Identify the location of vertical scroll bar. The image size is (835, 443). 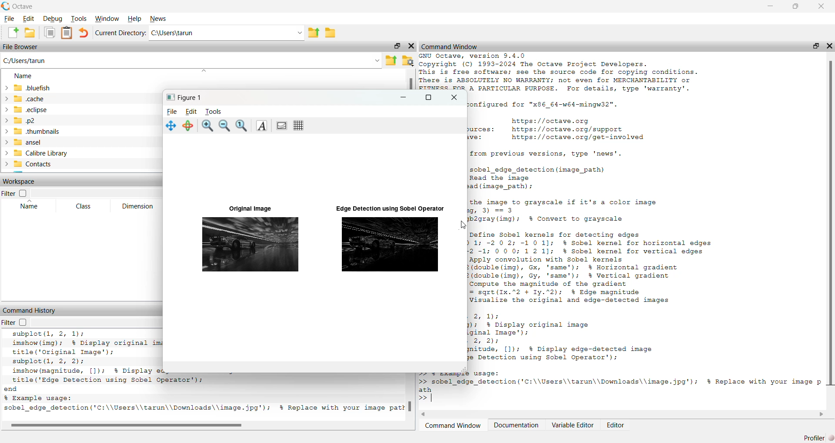
(410, 83).